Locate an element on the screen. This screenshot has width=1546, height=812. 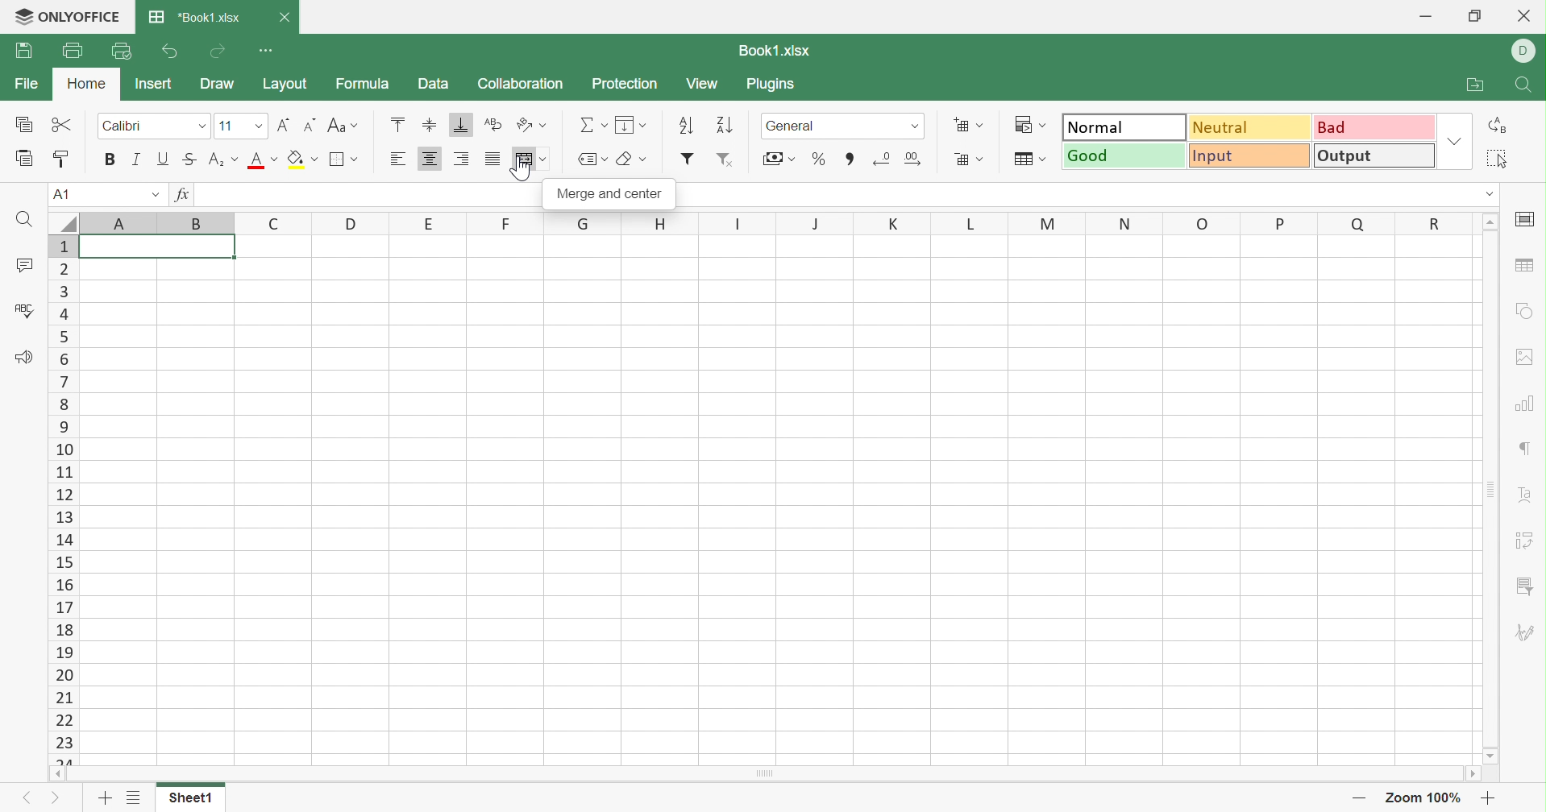
Previous is located at coordinates (31, 797).